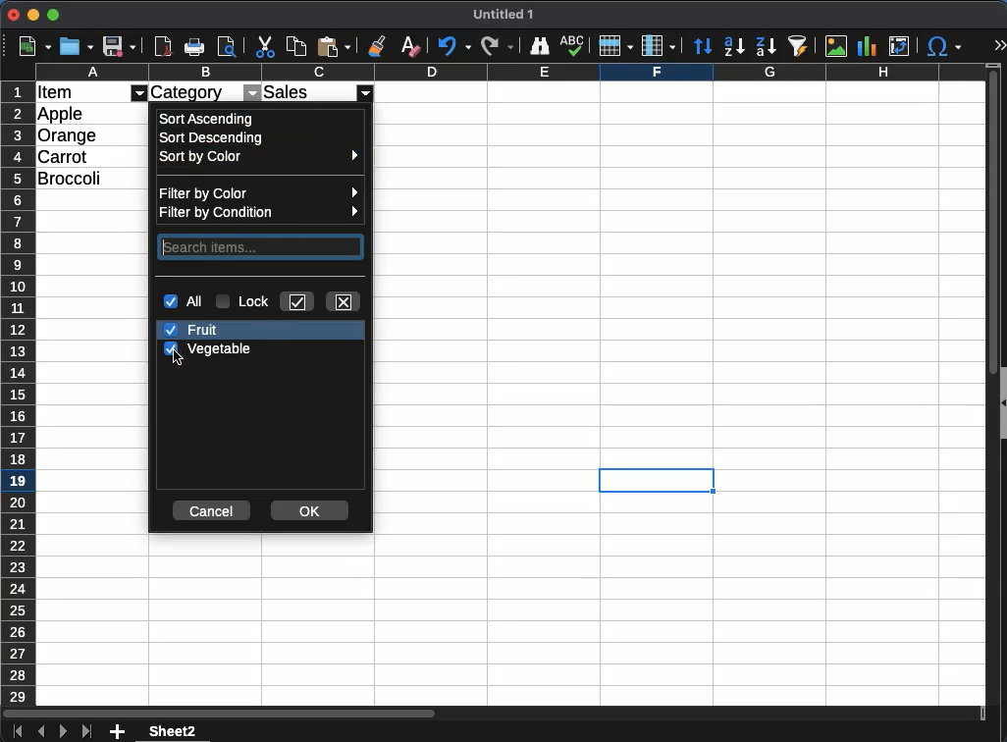  Describe the element at coordinates (227, 45) in the screenshot. I see `print` at that location.